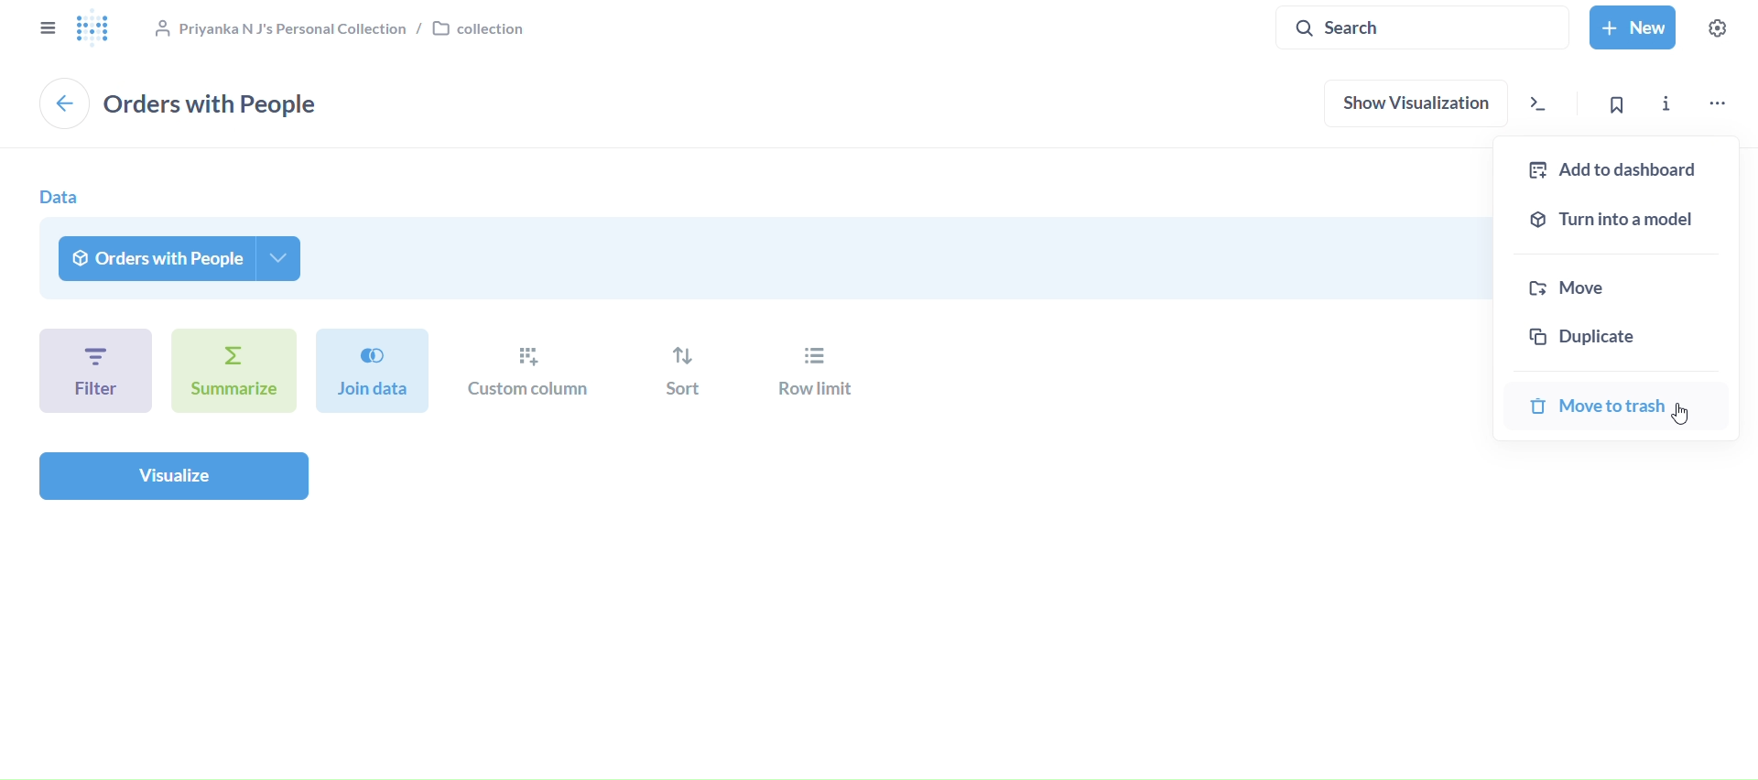  I want to click on sort, so click(685, 371).